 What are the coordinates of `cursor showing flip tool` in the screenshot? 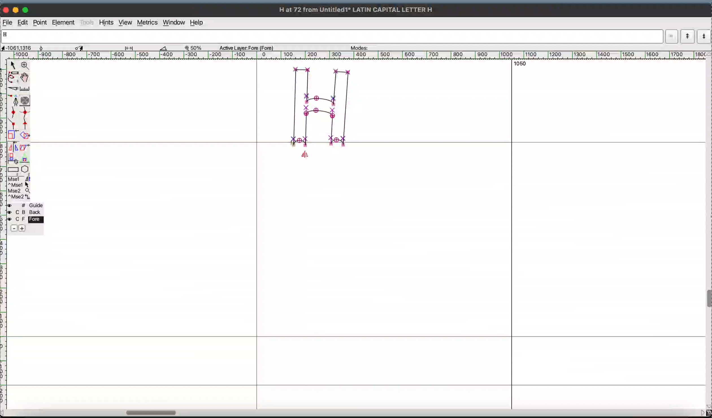 It's located at (304, 156).